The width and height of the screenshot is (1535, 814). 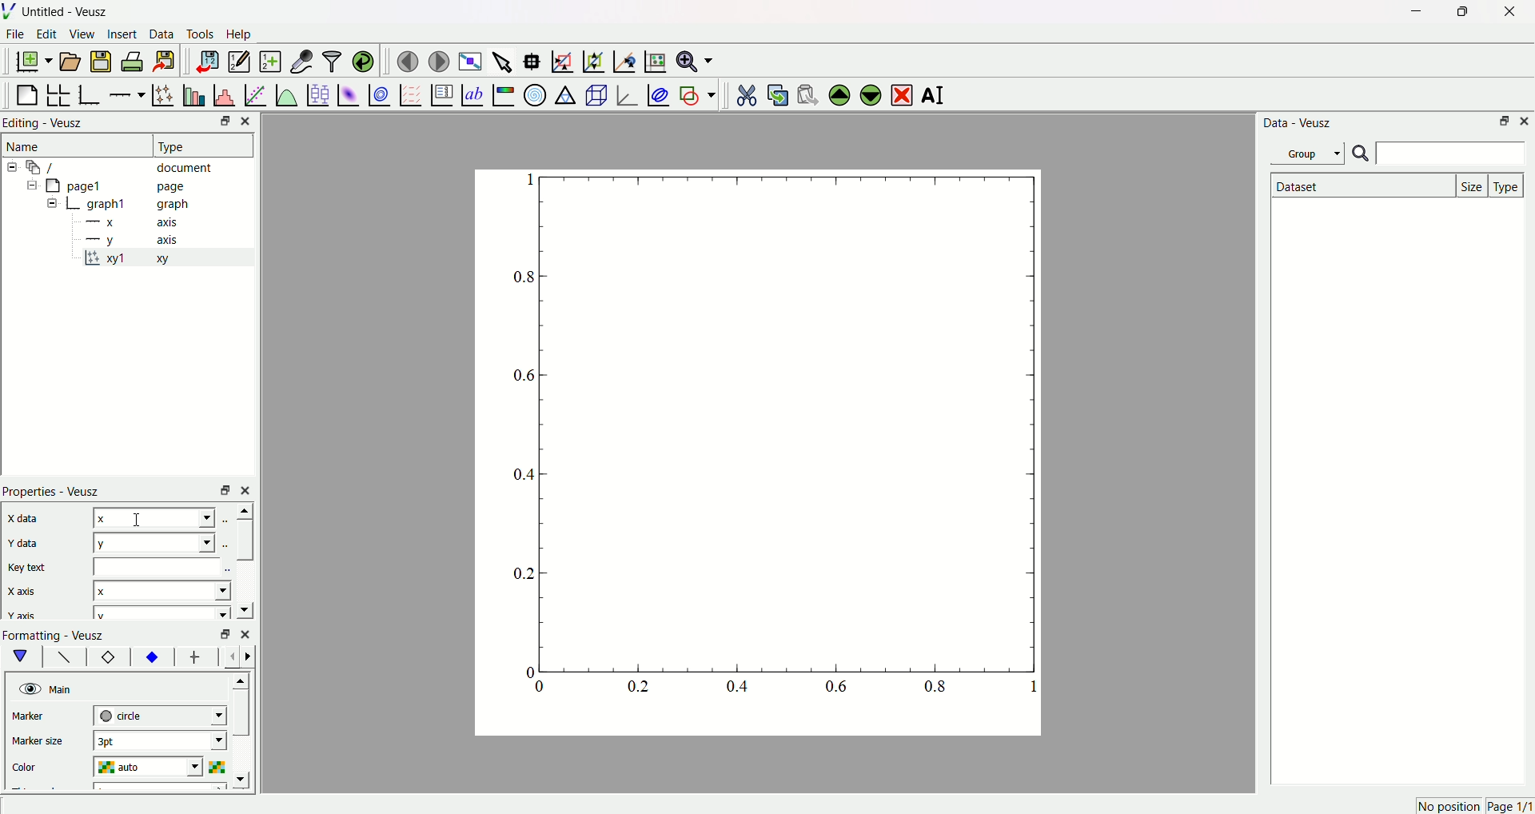 What do you see at coordinates (151, 656) in the screenshot?
I see `border fill` at bounding box center [151, 656].